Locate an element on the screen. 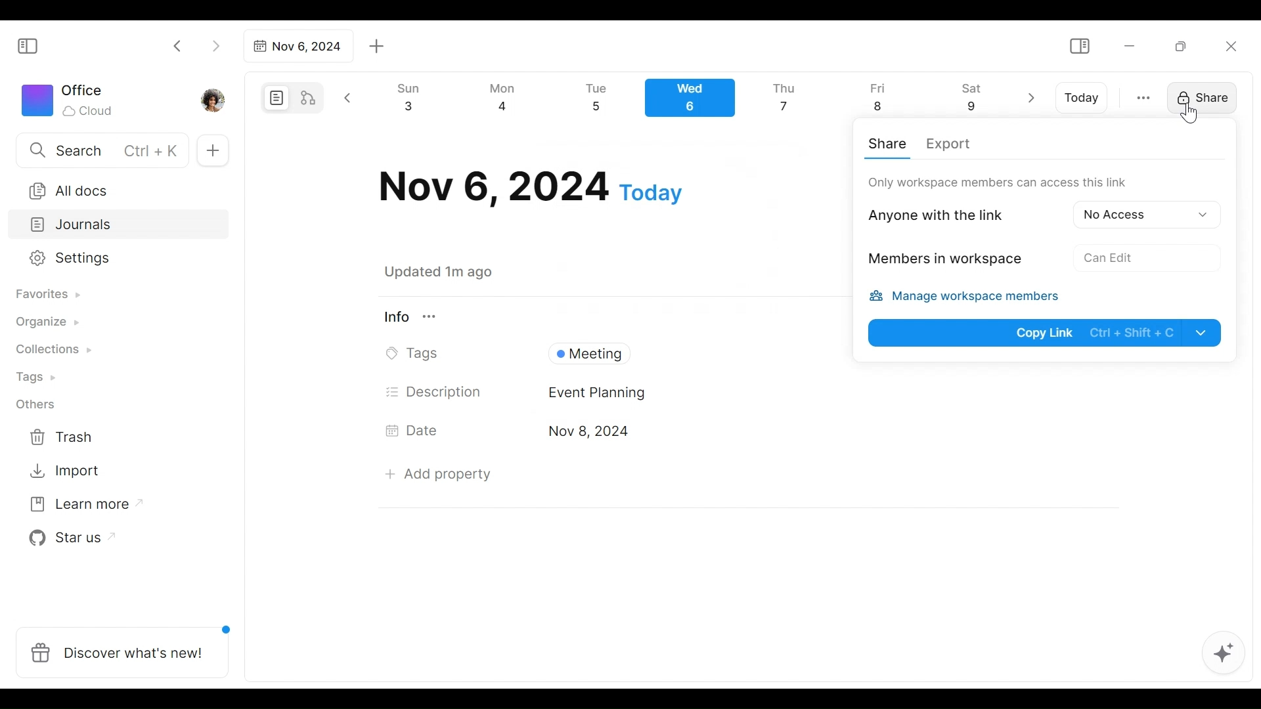 Image resolution: width=1261 pixels, height=709 pixels. Manage workspace members is located at coordinates (971, 298).